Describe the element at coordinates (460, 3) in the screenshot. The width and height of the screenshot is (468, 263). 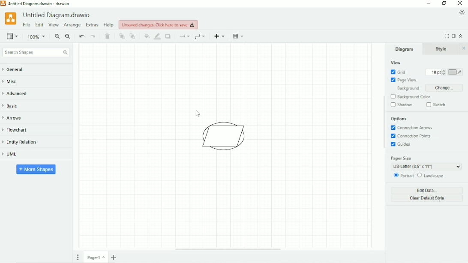
I see `Close` at that location.